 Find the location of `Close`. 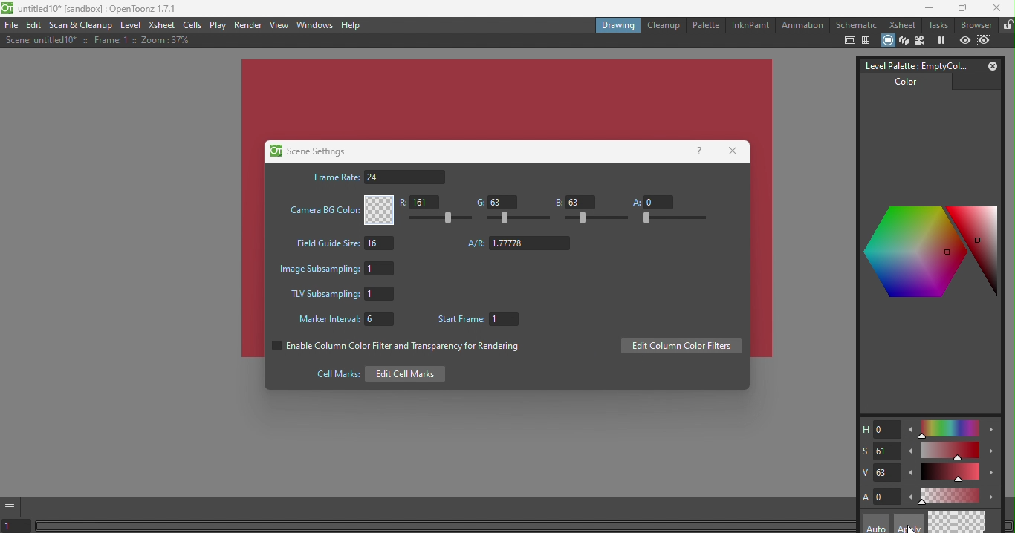

Close is located at coordinates (990, 65).